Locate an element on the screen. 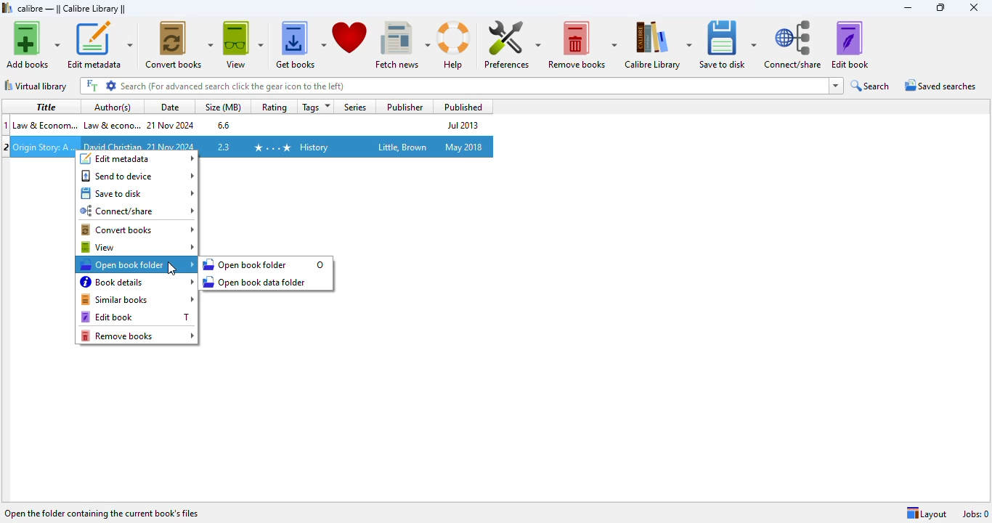  21 nov 2024 is located at coordinates (171, 125).